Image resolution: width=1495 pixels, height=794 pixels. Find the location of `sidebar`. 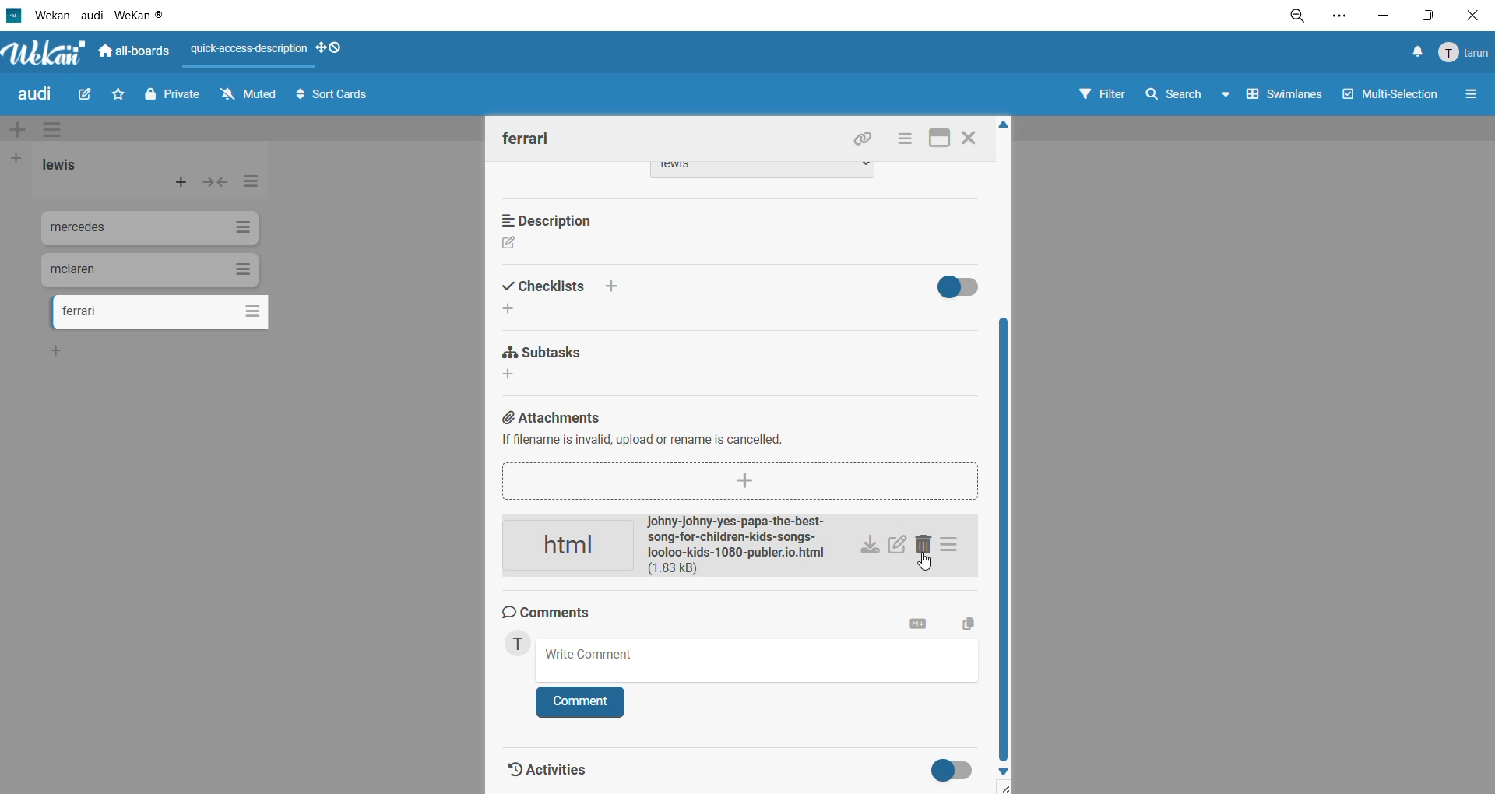

sidebar is located at coordinates (1472, 97).